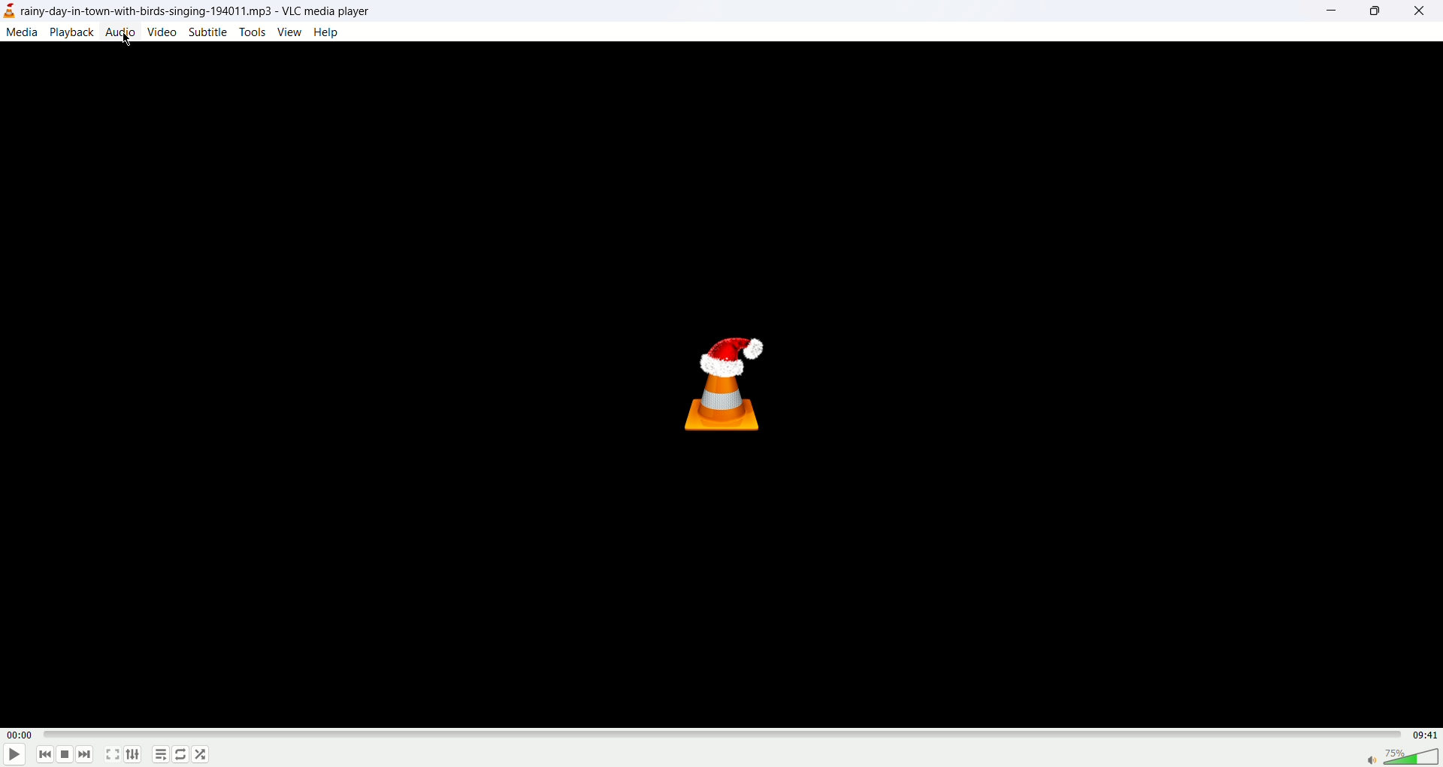  Describe the element at coordinates (23, 34) in the screenshot. I see `media` at that location.